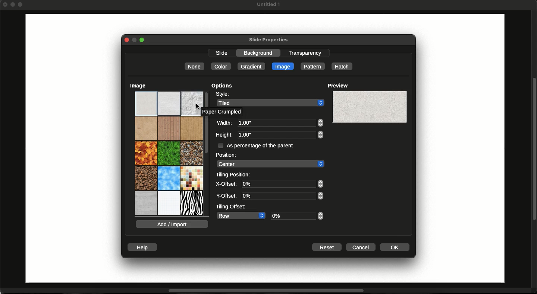 Image resolution: width=537 pixels, height=294 pixels. I want to click on Transparency, so click(305, 52).